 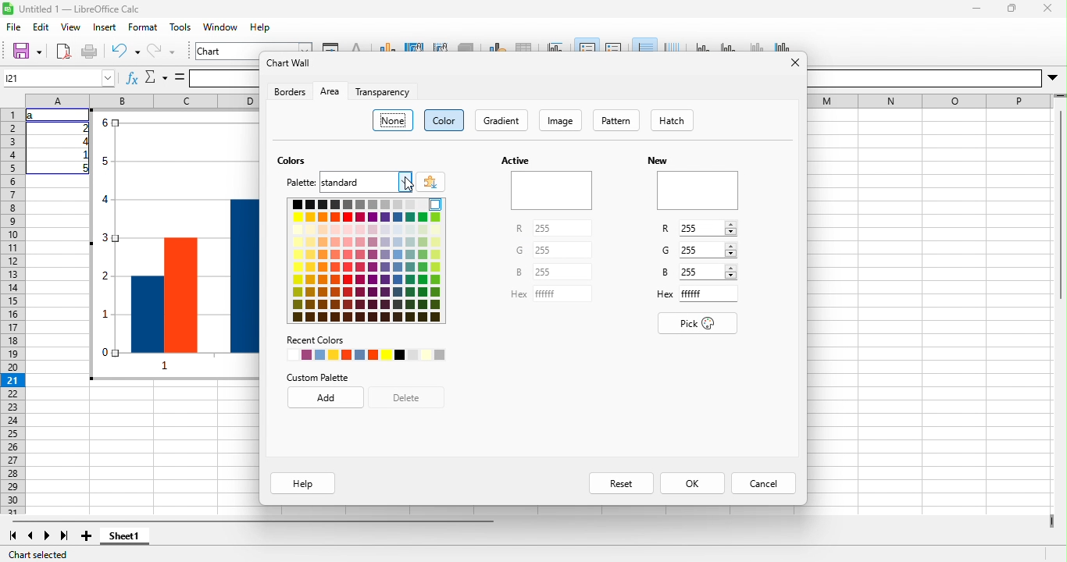 I want to click on More options, so click(x=1052, y=78).